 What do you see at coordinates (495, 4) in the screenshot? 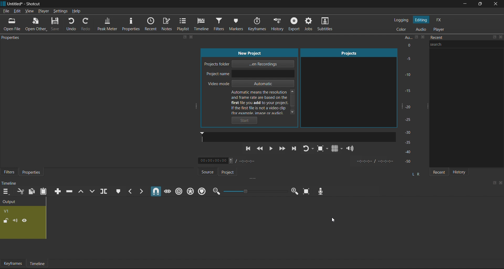
I see `close` at bounding box center [495, 4].